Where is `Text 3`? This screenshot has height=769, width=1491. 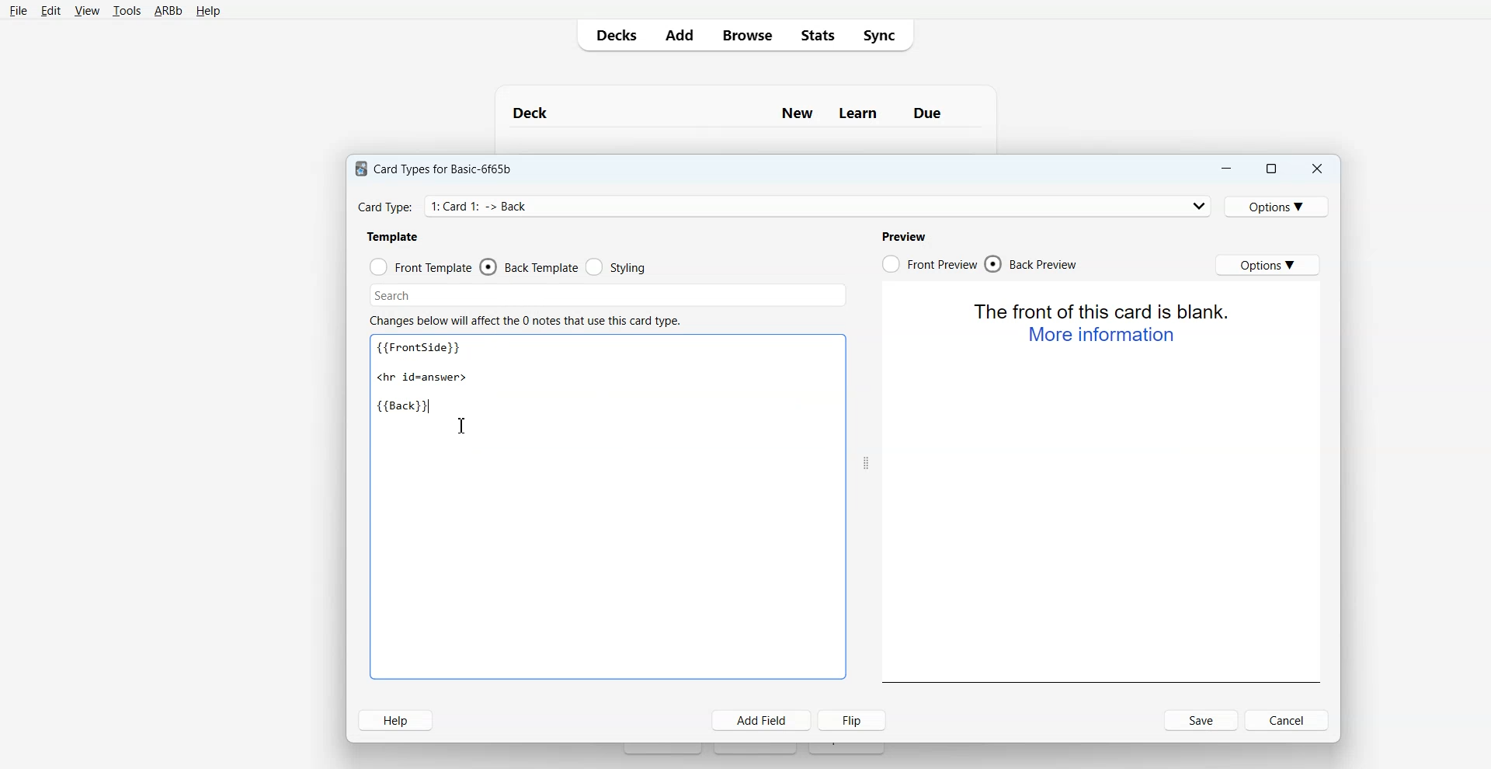 Text 3 is located at coordinates (527, 320).